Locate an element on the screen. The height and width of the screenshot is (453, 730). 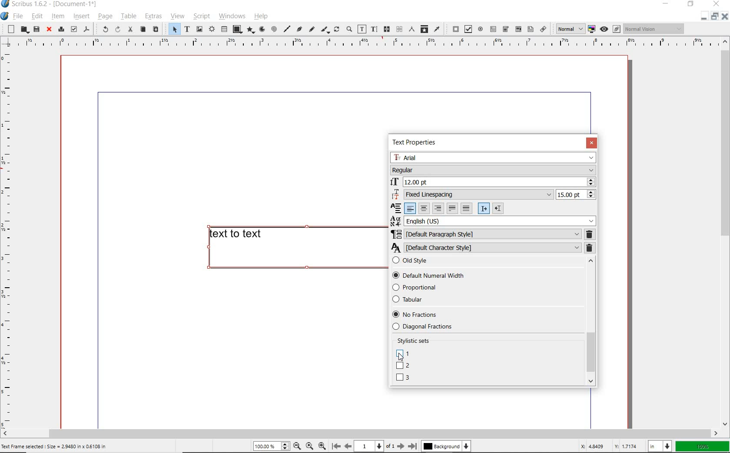
in is located at coordinates (661, 446).